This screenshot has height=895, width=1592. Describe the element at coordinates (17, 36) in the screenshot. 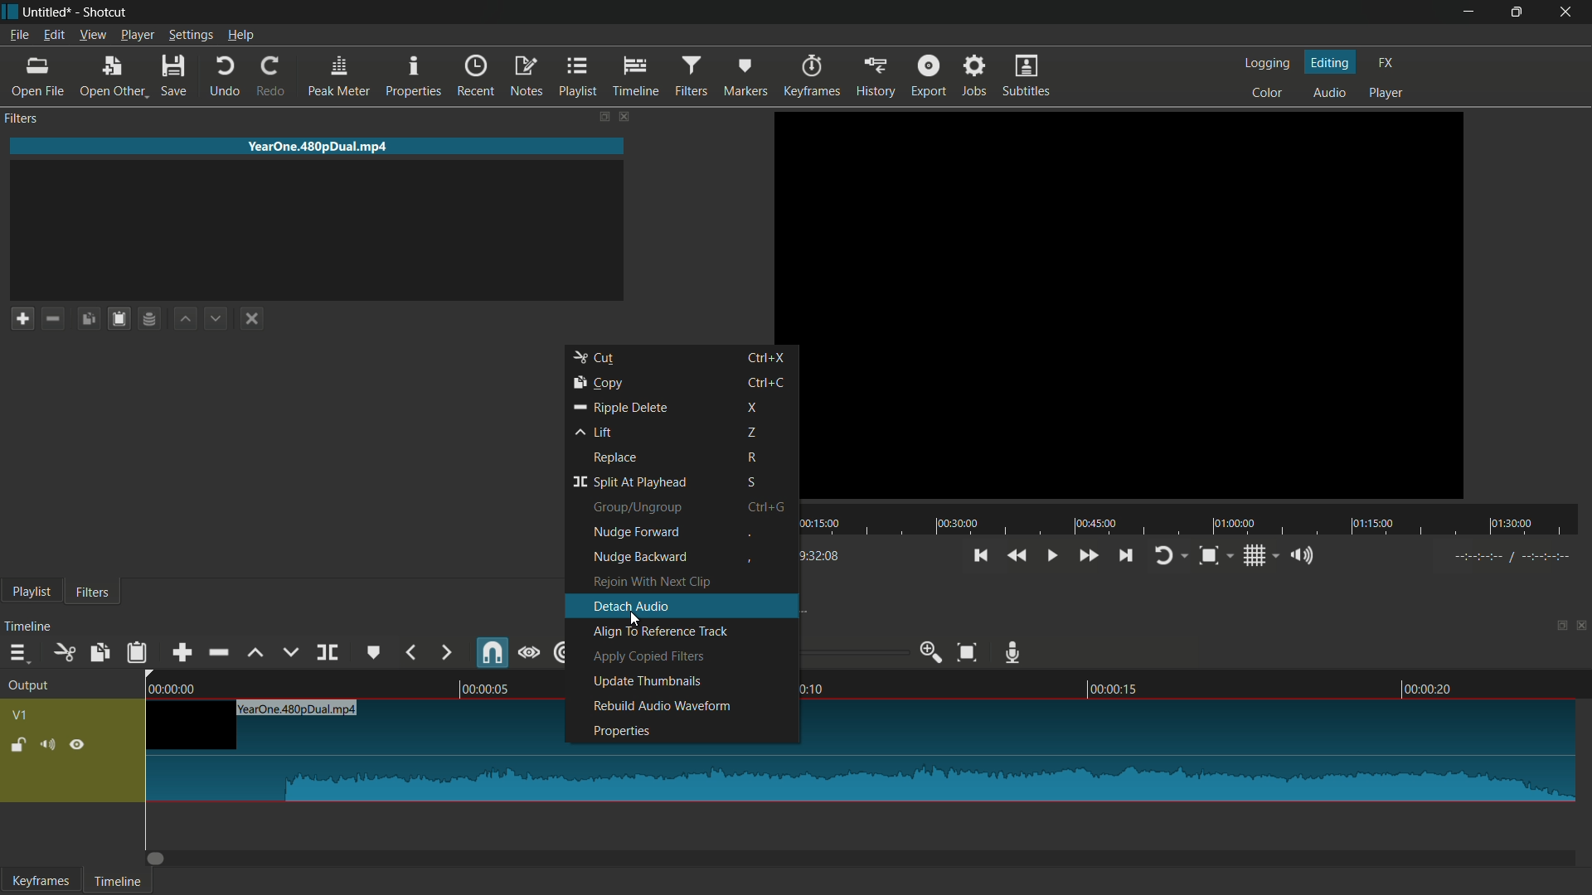

I see `file menu` at that location.